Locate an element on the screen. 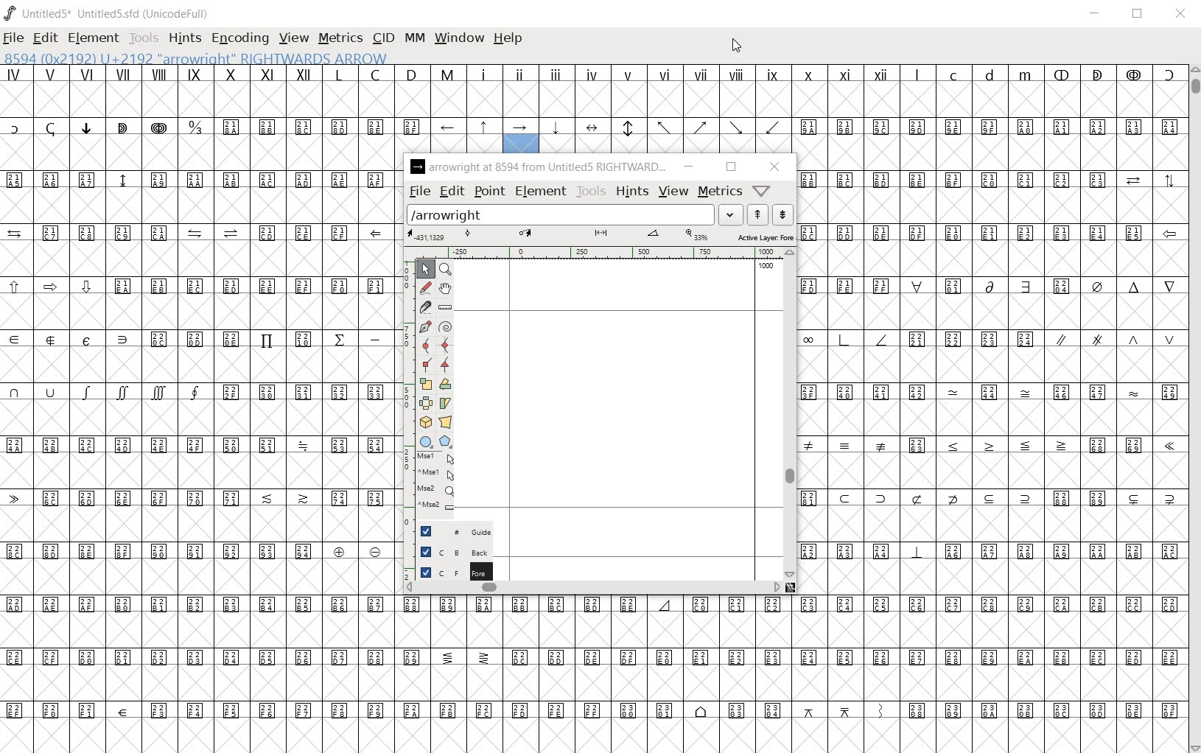  HINTS is located at coordinates (183, 38).